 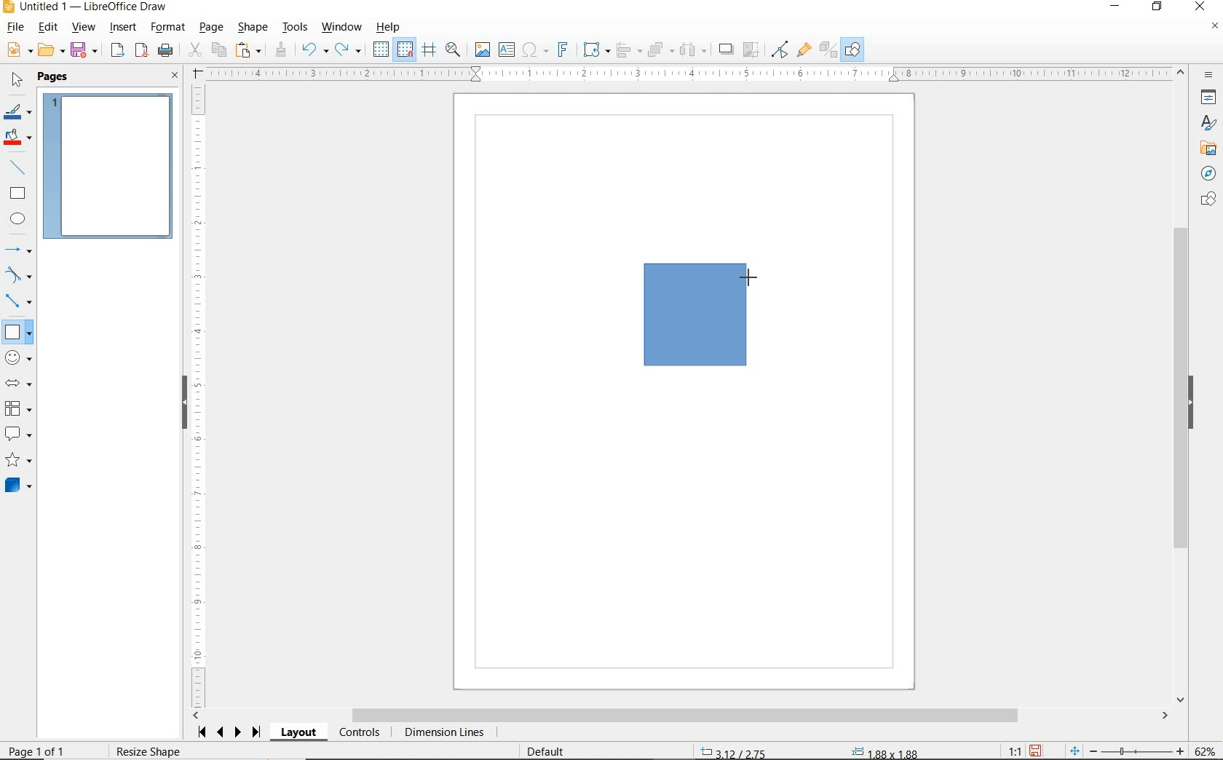 What do you see at coordinates (83, 27) in the screenshot?
I see `VIEW` at bounding box center [83, 27].